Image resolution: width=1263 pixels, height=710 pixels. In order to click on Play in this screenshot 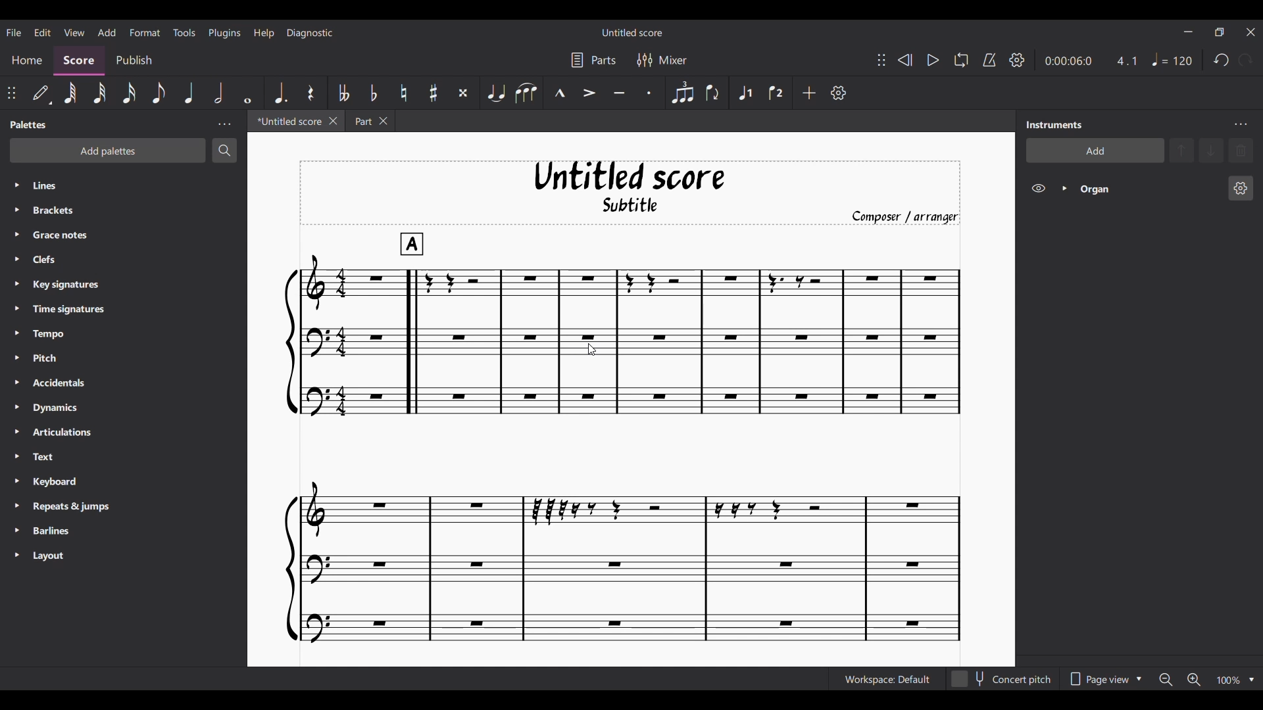, I will do `click(933, 60)`.